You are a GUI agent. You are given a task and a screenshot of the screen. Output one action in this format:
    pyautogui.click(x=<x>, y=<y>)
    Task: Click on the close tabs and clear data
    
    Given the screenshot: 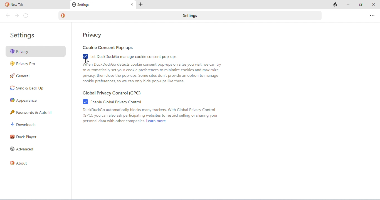 What is the action you would take?
    pyautogui.click(x=334, y=5)
    